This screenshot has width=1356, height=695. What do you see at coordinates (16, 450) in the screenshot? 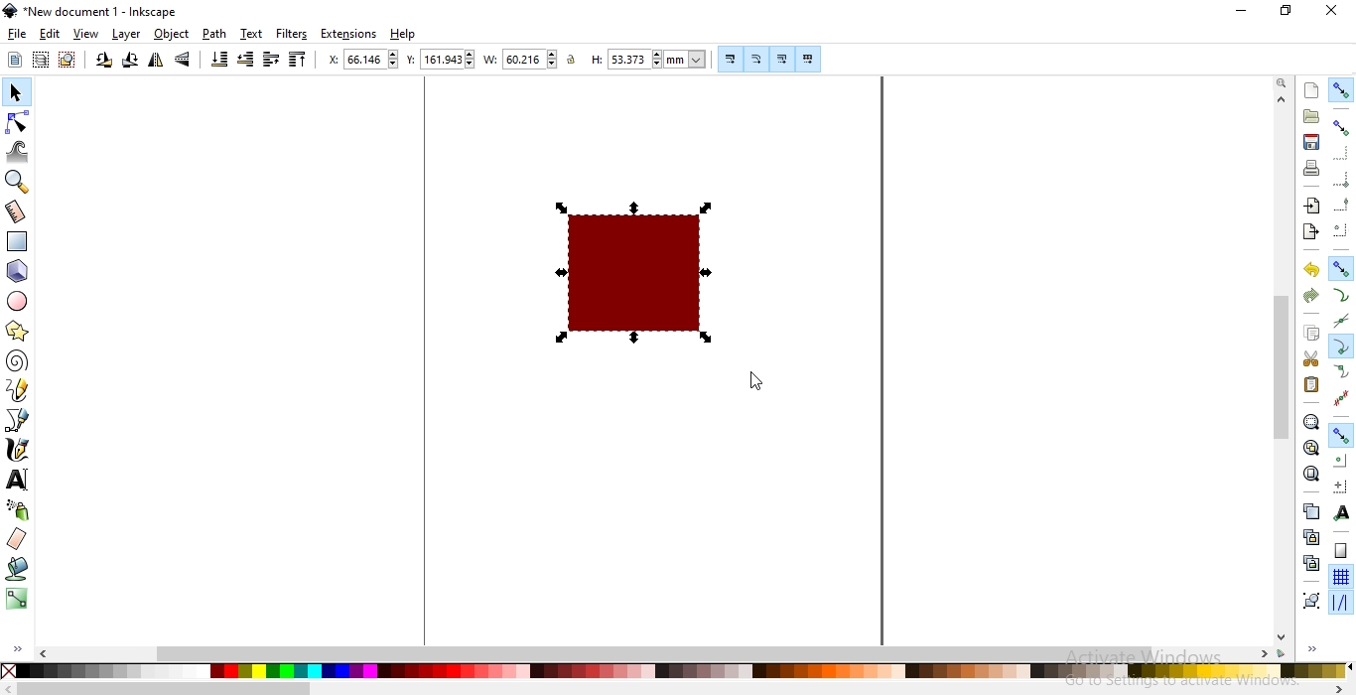
I see `draw calligraphic or brush strokes` at bounding box center [16, 450].